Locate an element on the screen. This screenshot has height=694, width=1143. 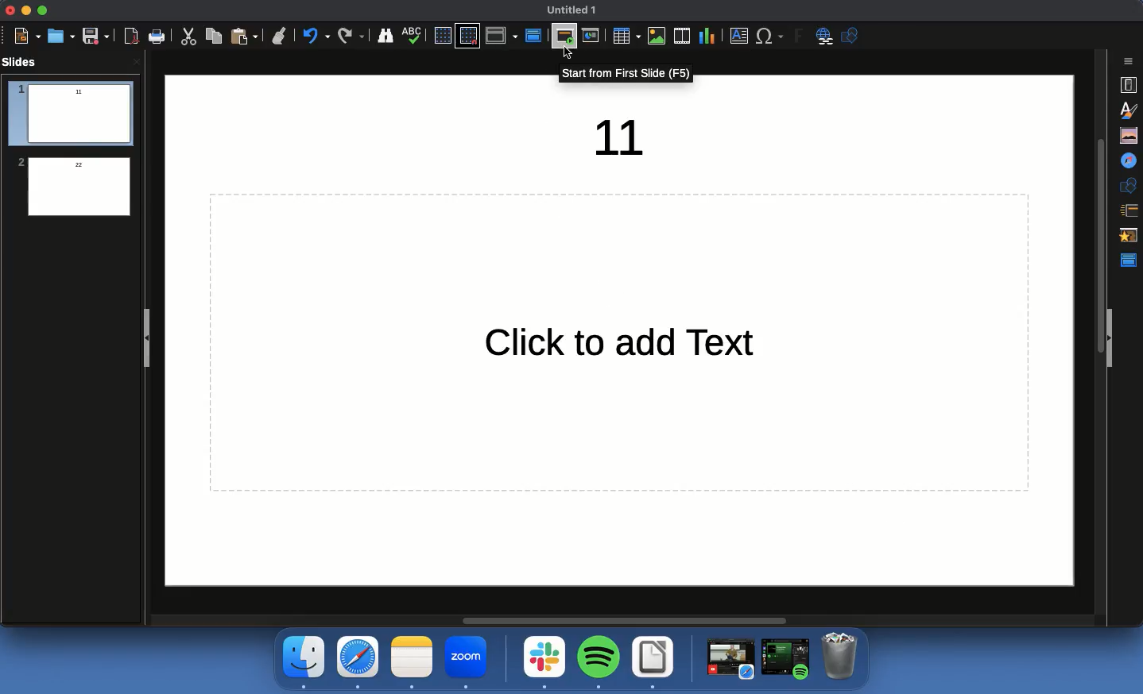
cursor is located at coordinates (568, 55).